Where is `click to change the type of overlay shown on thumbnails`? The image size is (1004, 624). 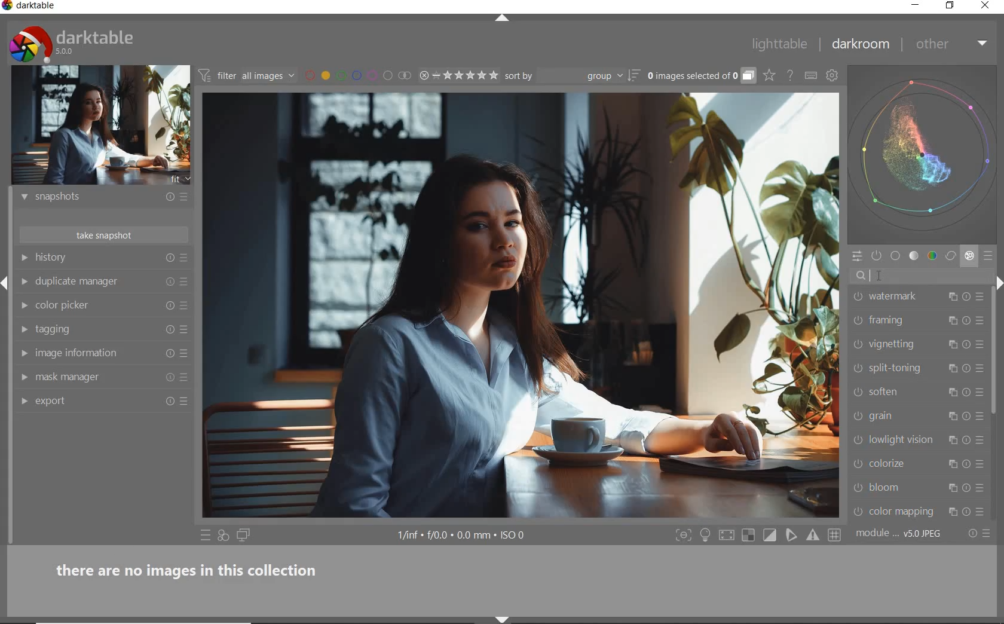
click to change the type of overlay shown on thumbnails is located at coordinates (770, 76).